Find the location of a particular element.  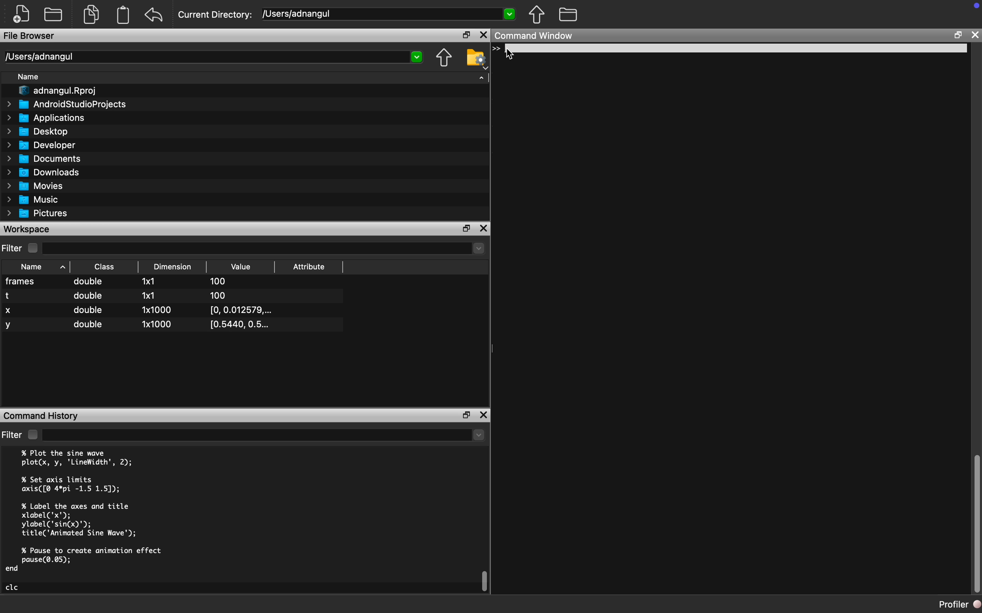

1x1 is located at coordinates (149, 281).